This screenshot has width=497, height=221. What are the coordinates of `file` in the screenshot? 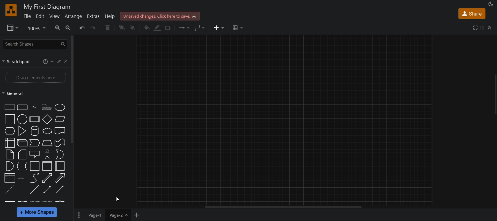 It's located at (27, 17).